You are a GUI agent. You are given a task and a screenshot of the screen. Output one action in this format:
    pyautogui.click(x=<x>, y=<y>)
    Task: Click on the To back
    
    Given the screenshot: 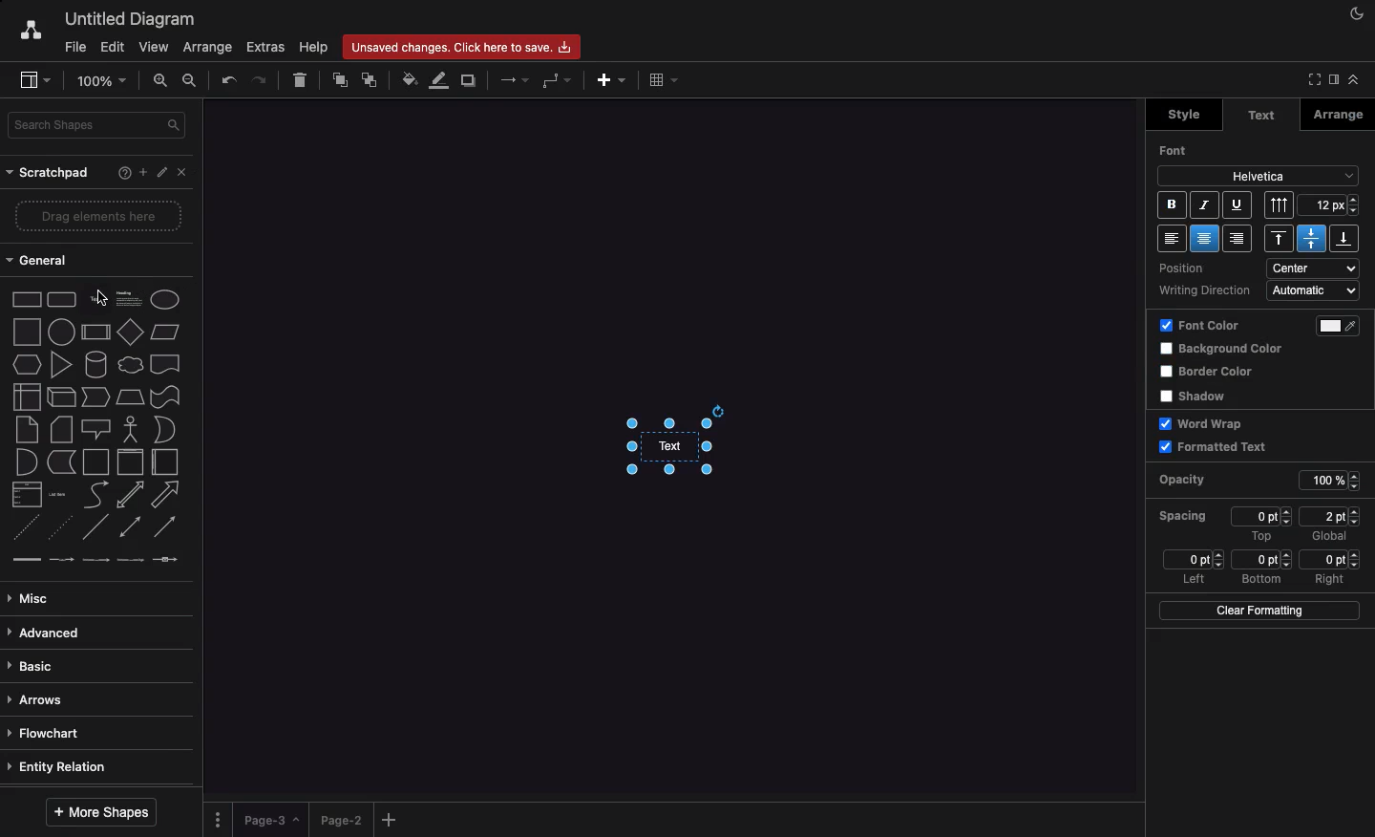 What is the action you would take?
    pyautogui.click(x=370, y=81)
    